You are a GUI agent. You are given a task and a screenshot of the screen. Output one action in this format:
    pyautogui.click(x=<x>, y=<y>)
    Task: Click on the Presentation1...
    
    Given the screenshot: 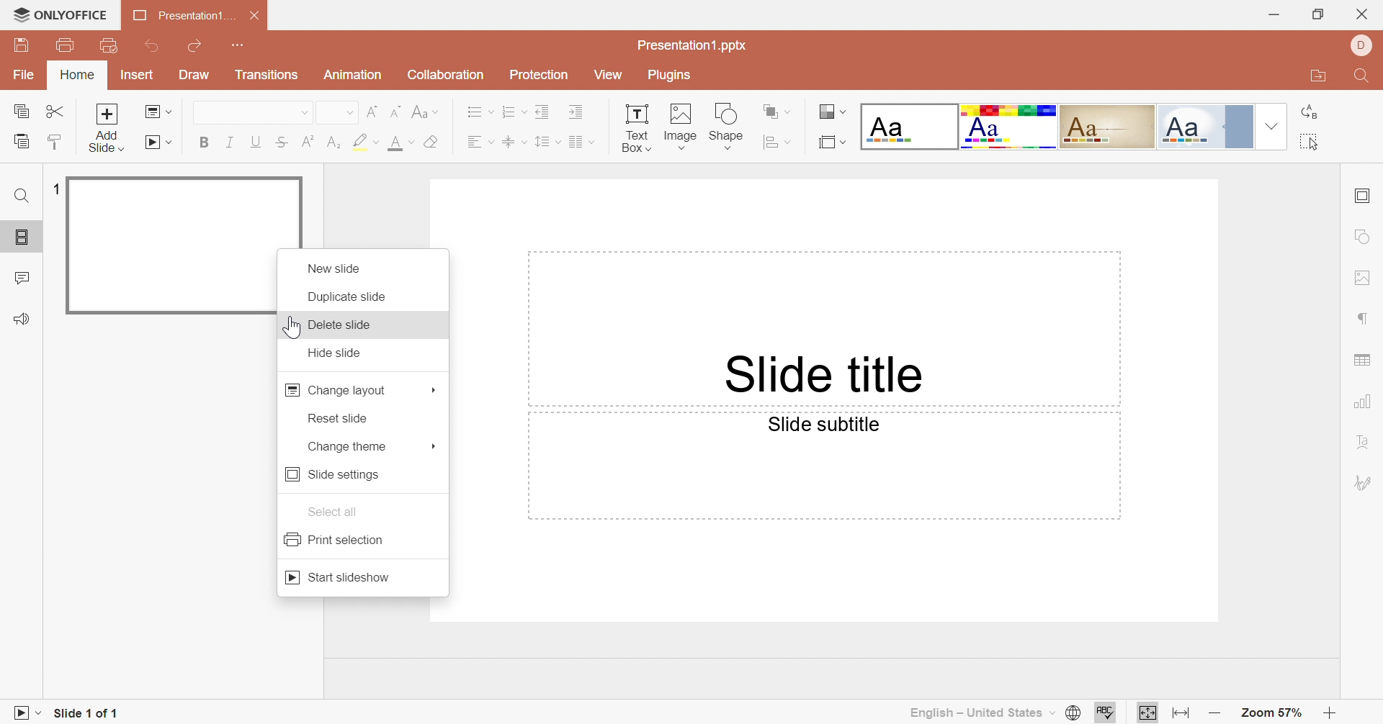 What is the action you would take?
    pyautogui.click(x=184, y=14)
    